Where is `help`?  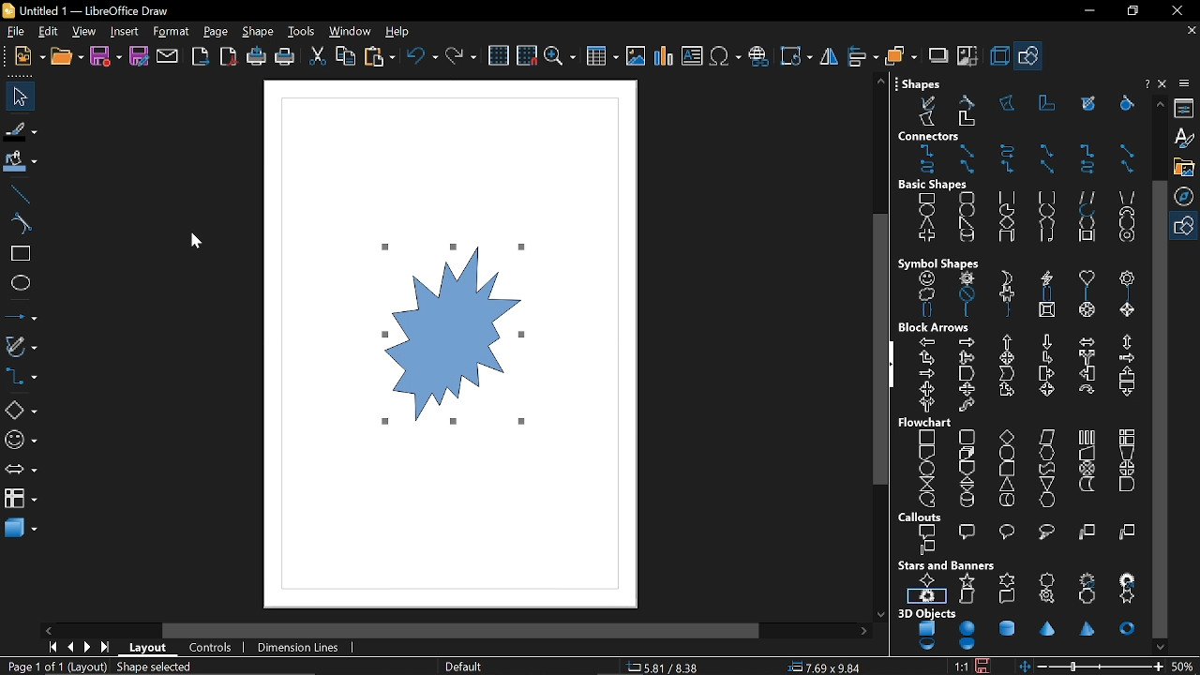 help is located at coordinates (399, 32).